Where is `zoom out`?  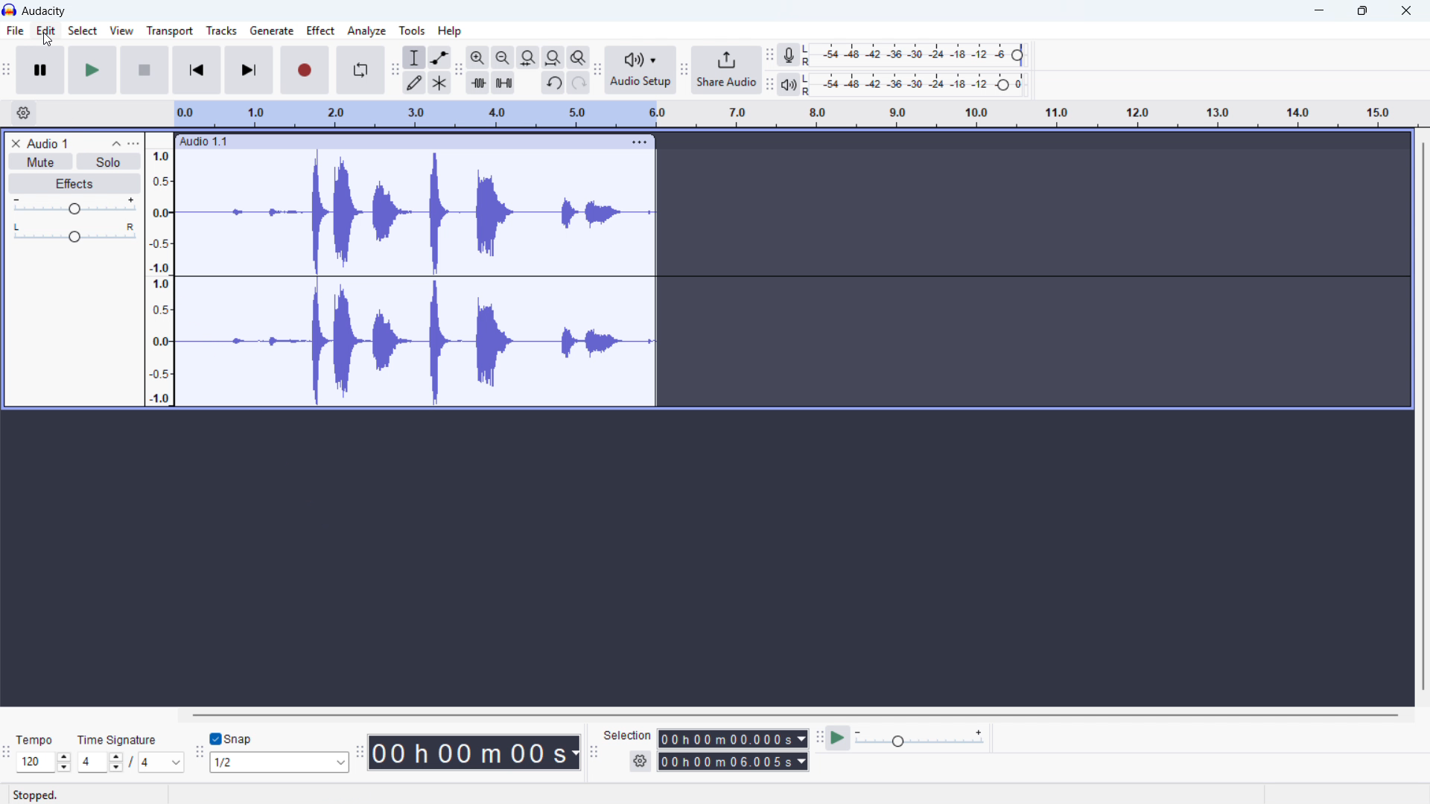 zoom out is located at coordinates (503, 57).